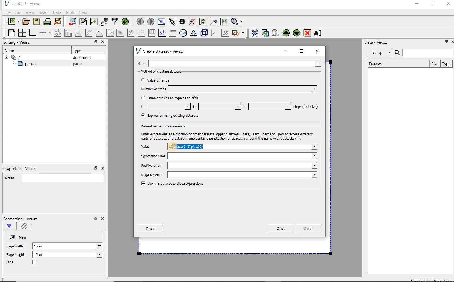  I want to click on Tools, so click(69, 12).